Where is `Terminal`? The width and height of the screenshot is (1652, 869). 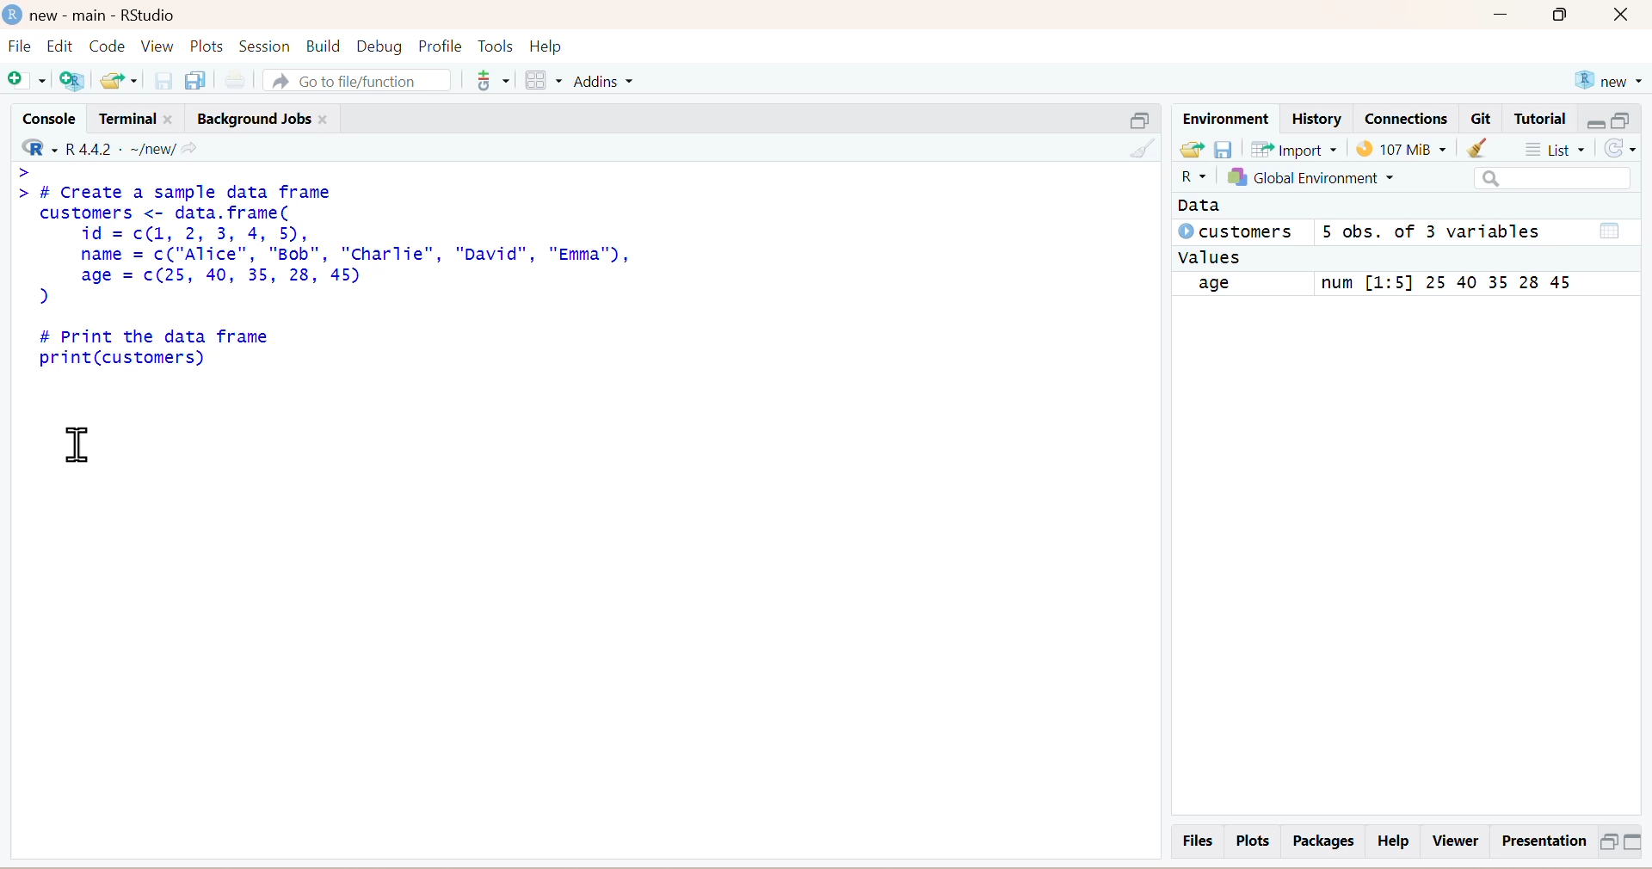
Terminal is located at coordinates (133, 116).